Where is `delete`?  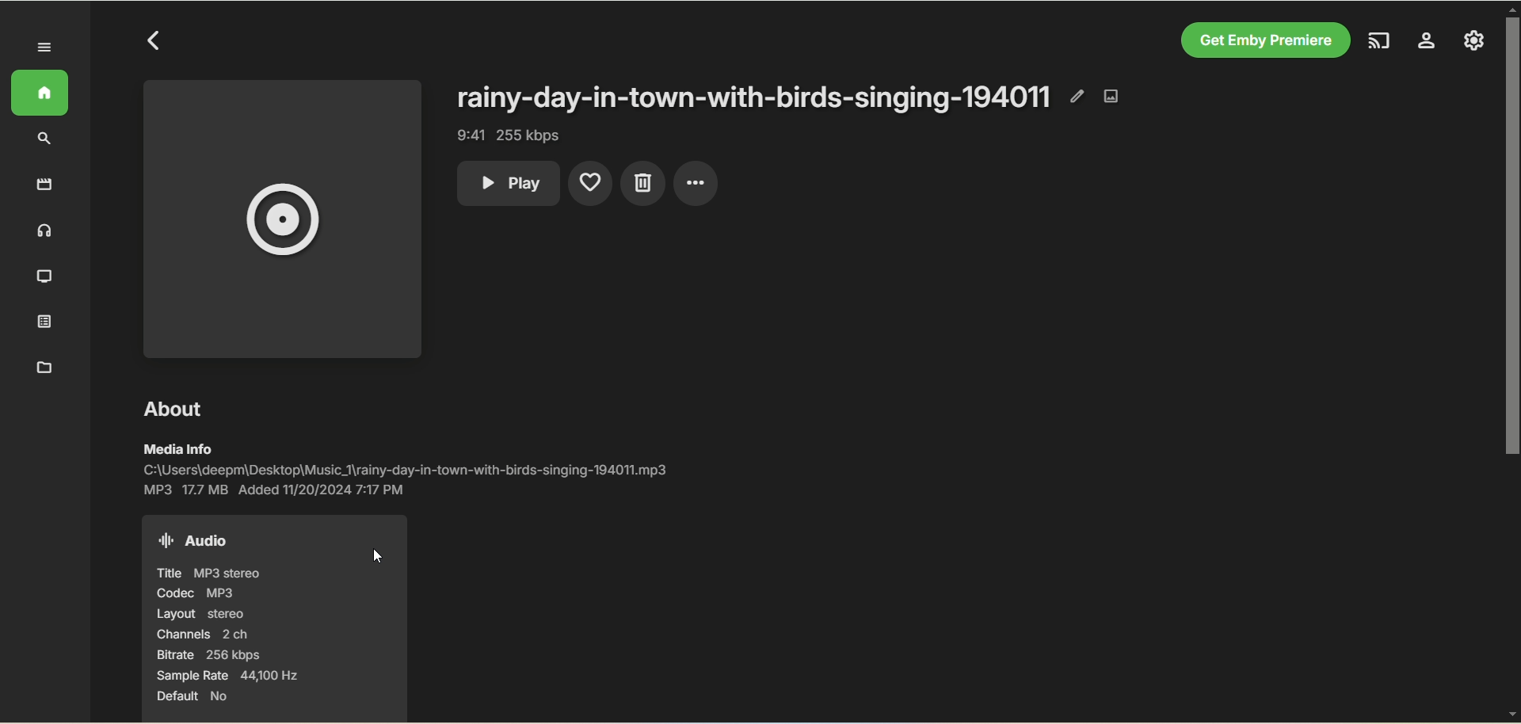
delete is located at coordinates (648, 182).